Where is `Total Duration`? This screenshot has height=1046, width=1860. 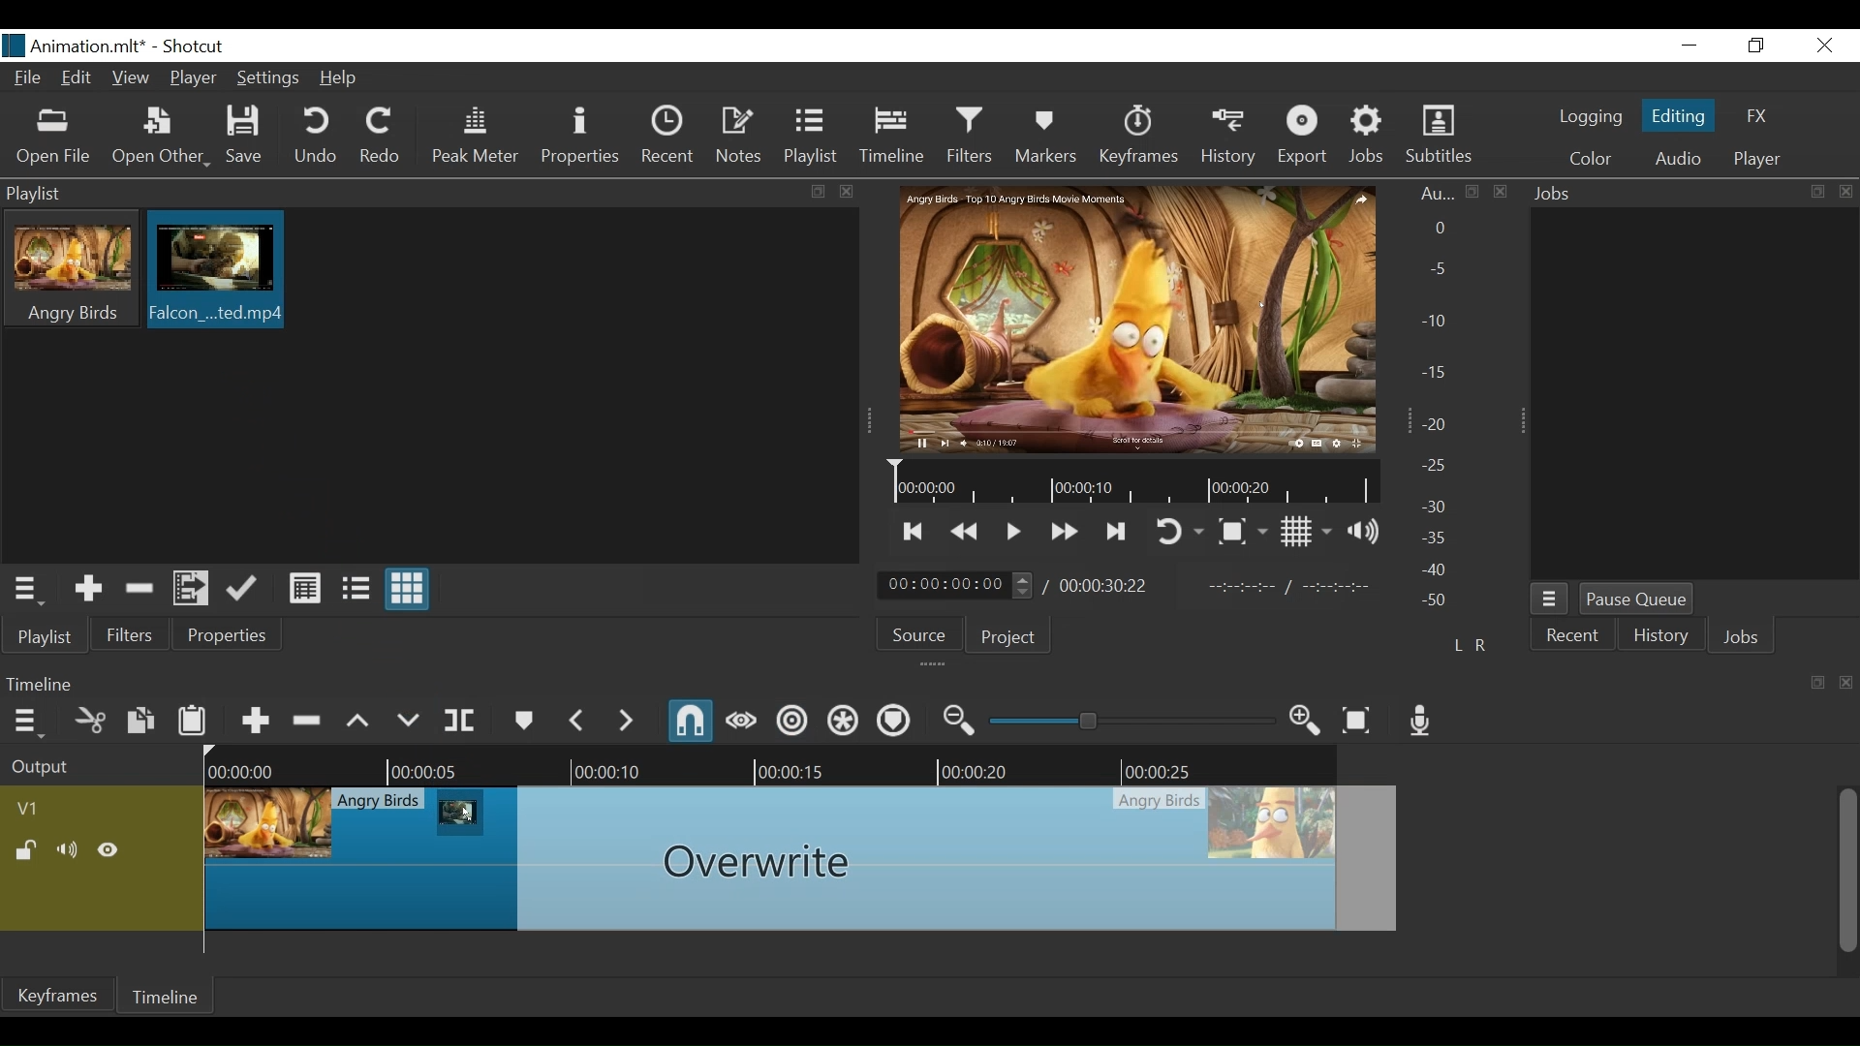
Total Duration is located at coordinates (1106, 586).